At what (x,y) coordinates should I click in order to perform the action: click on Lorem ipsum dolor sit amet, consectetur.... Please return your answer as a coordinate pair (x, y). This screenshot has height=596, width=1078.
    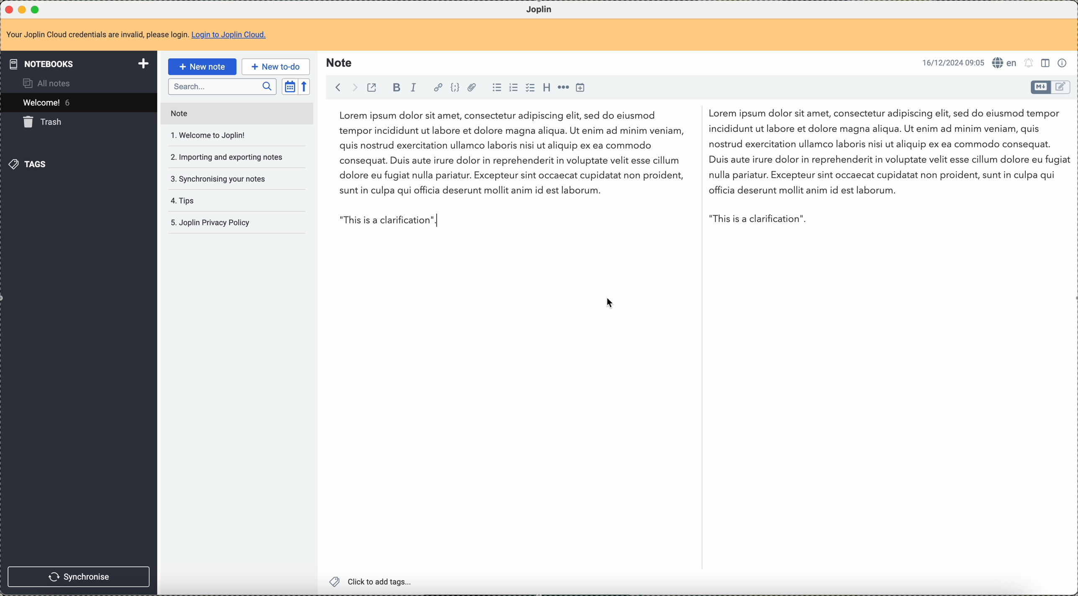
    Looking at the image, I should click on (885, 153).